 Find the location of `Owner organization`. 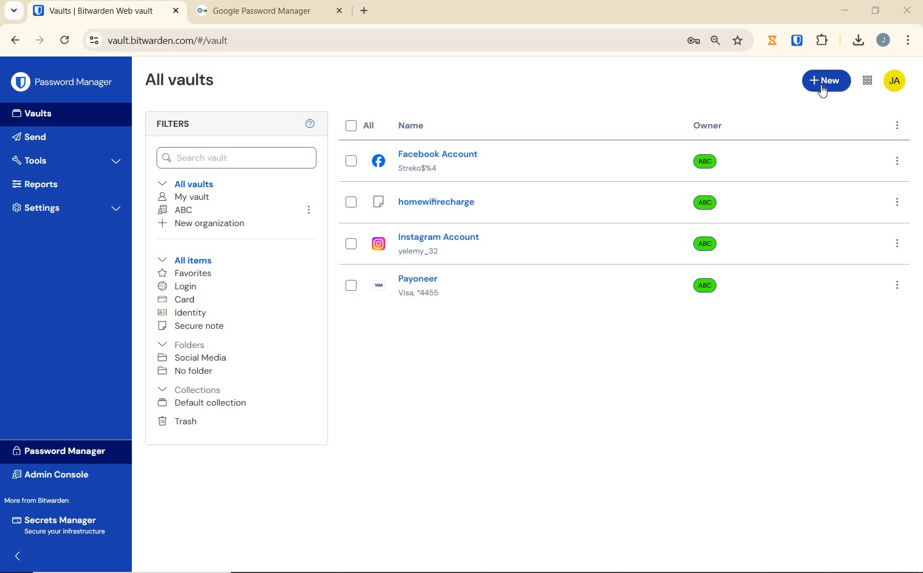

Owner organization is located at coordinates (709, 166).